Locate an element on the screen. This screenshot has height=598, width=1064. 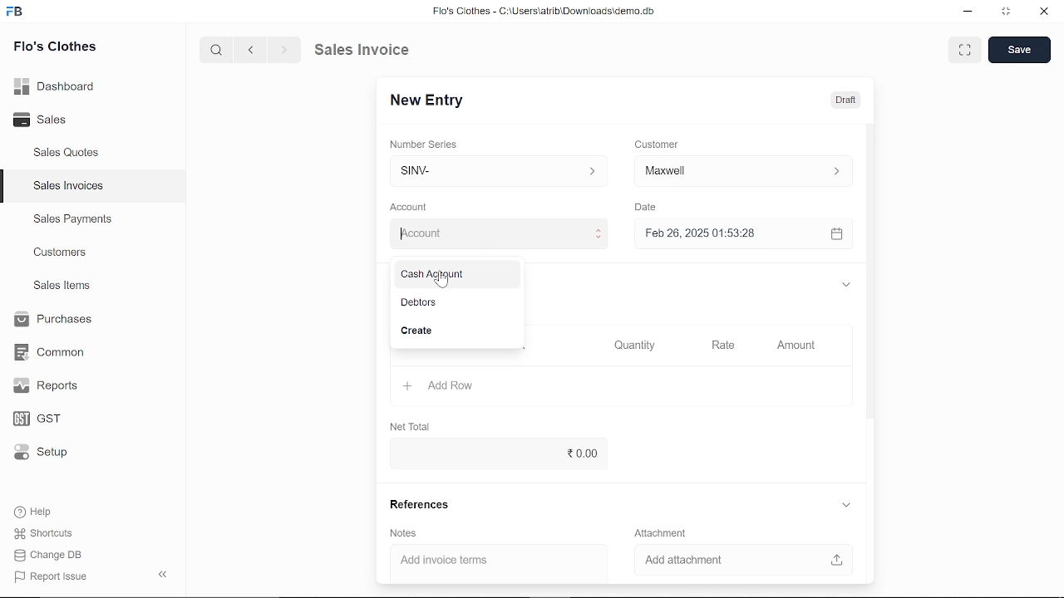
Flo's Clothes - C:\UsersatribiDownloads\demo.do is located at coordinates (550, 12).